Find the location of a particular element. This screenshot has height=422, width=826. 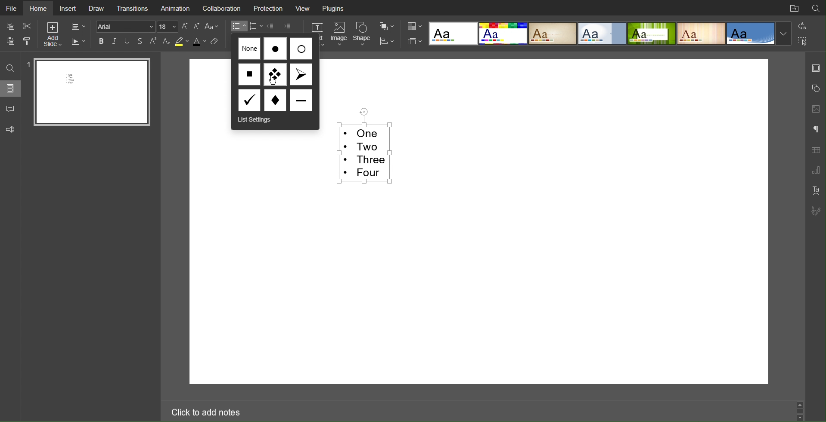

Comment is located at coordinates (11, 109).